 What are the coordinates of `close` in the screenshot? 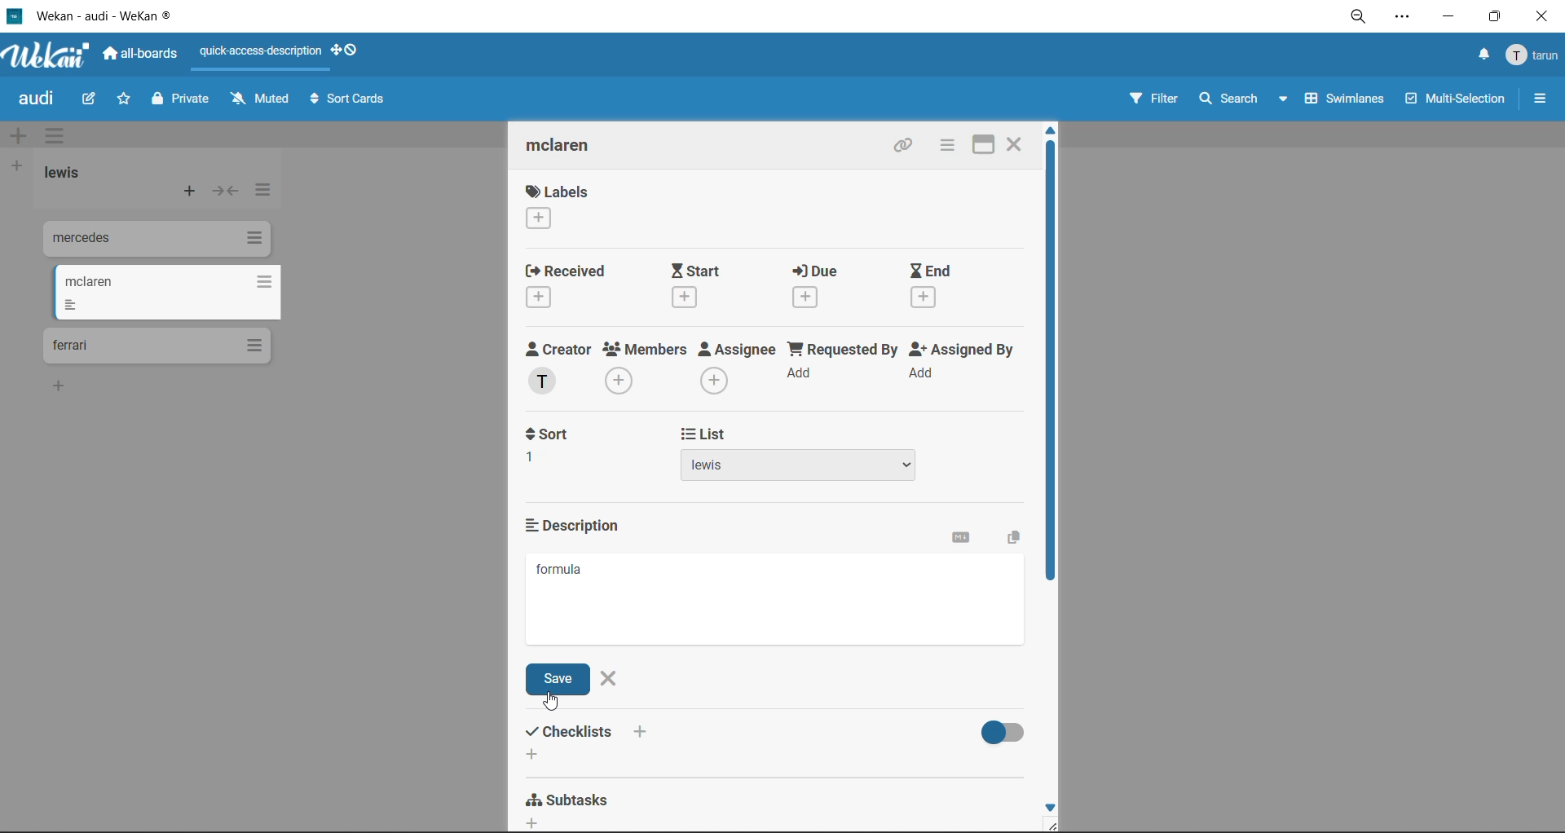 It's located at (1546, 16).